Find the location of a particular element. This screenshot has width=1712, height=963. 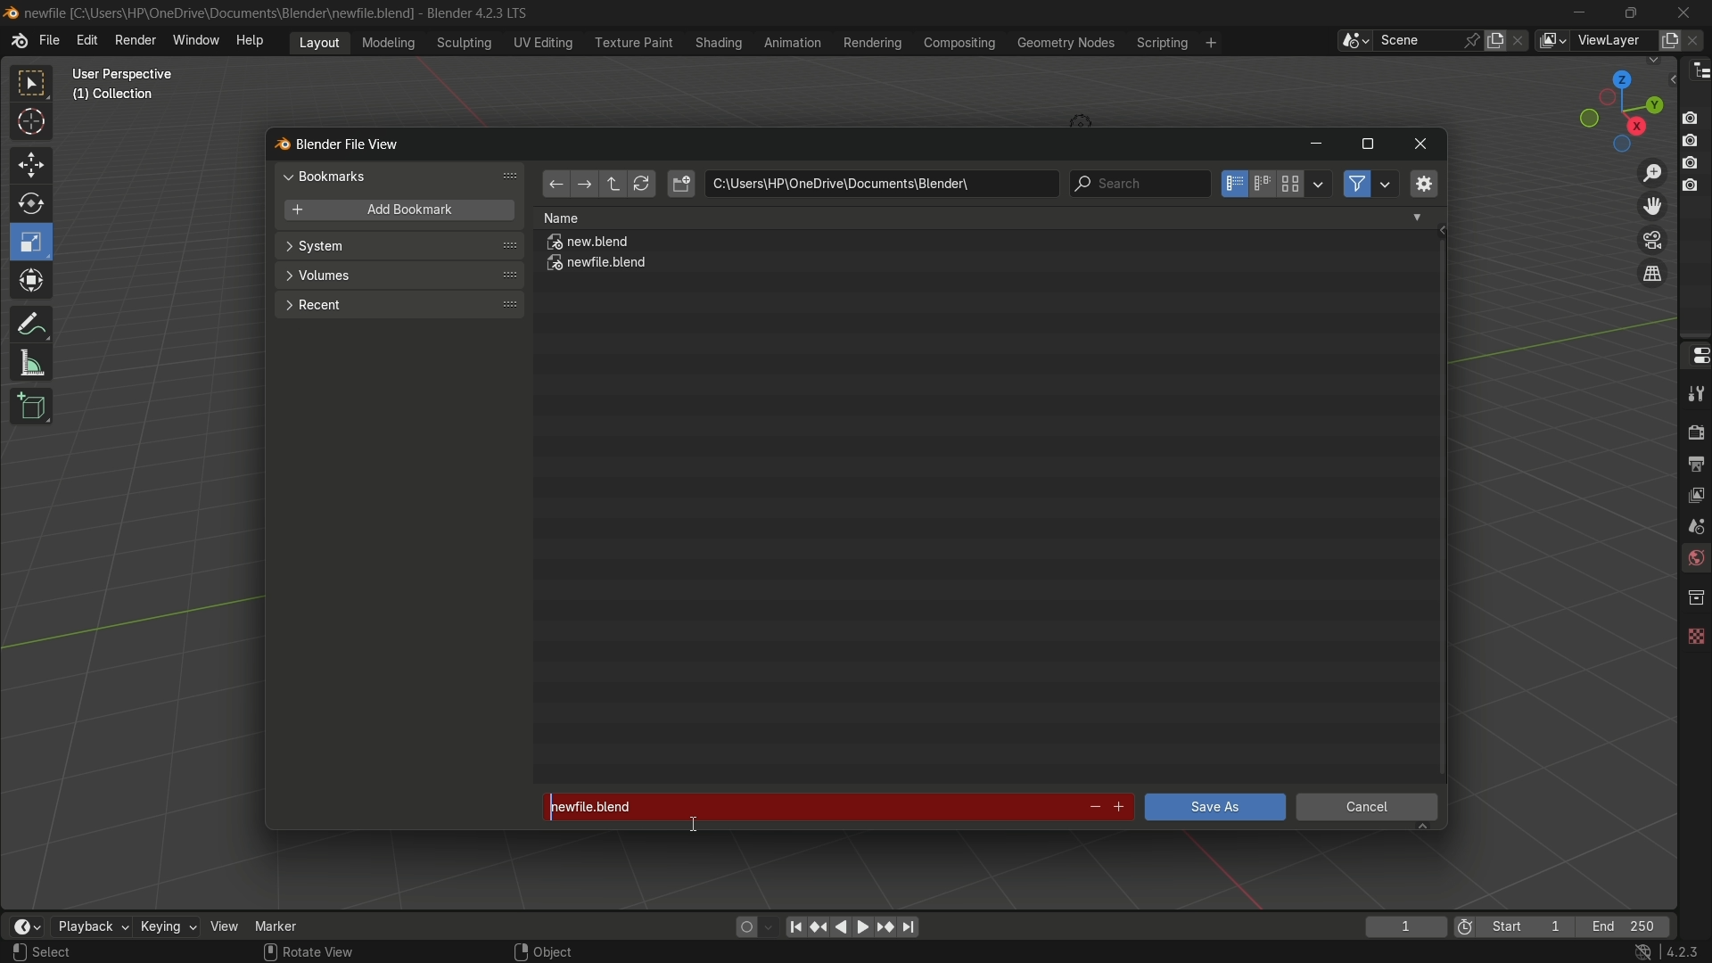

new scene is located at coordinates (1499, 40).